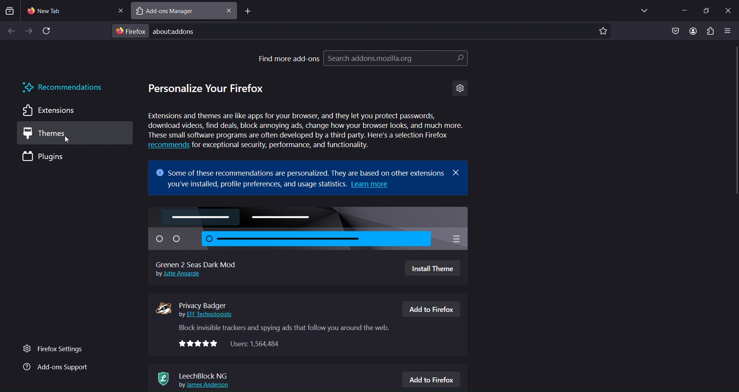 The width and height of the screenshot is (739, 392). Describe the element at coordinates (118, 10) in the screenshot. I see `close` at that location.